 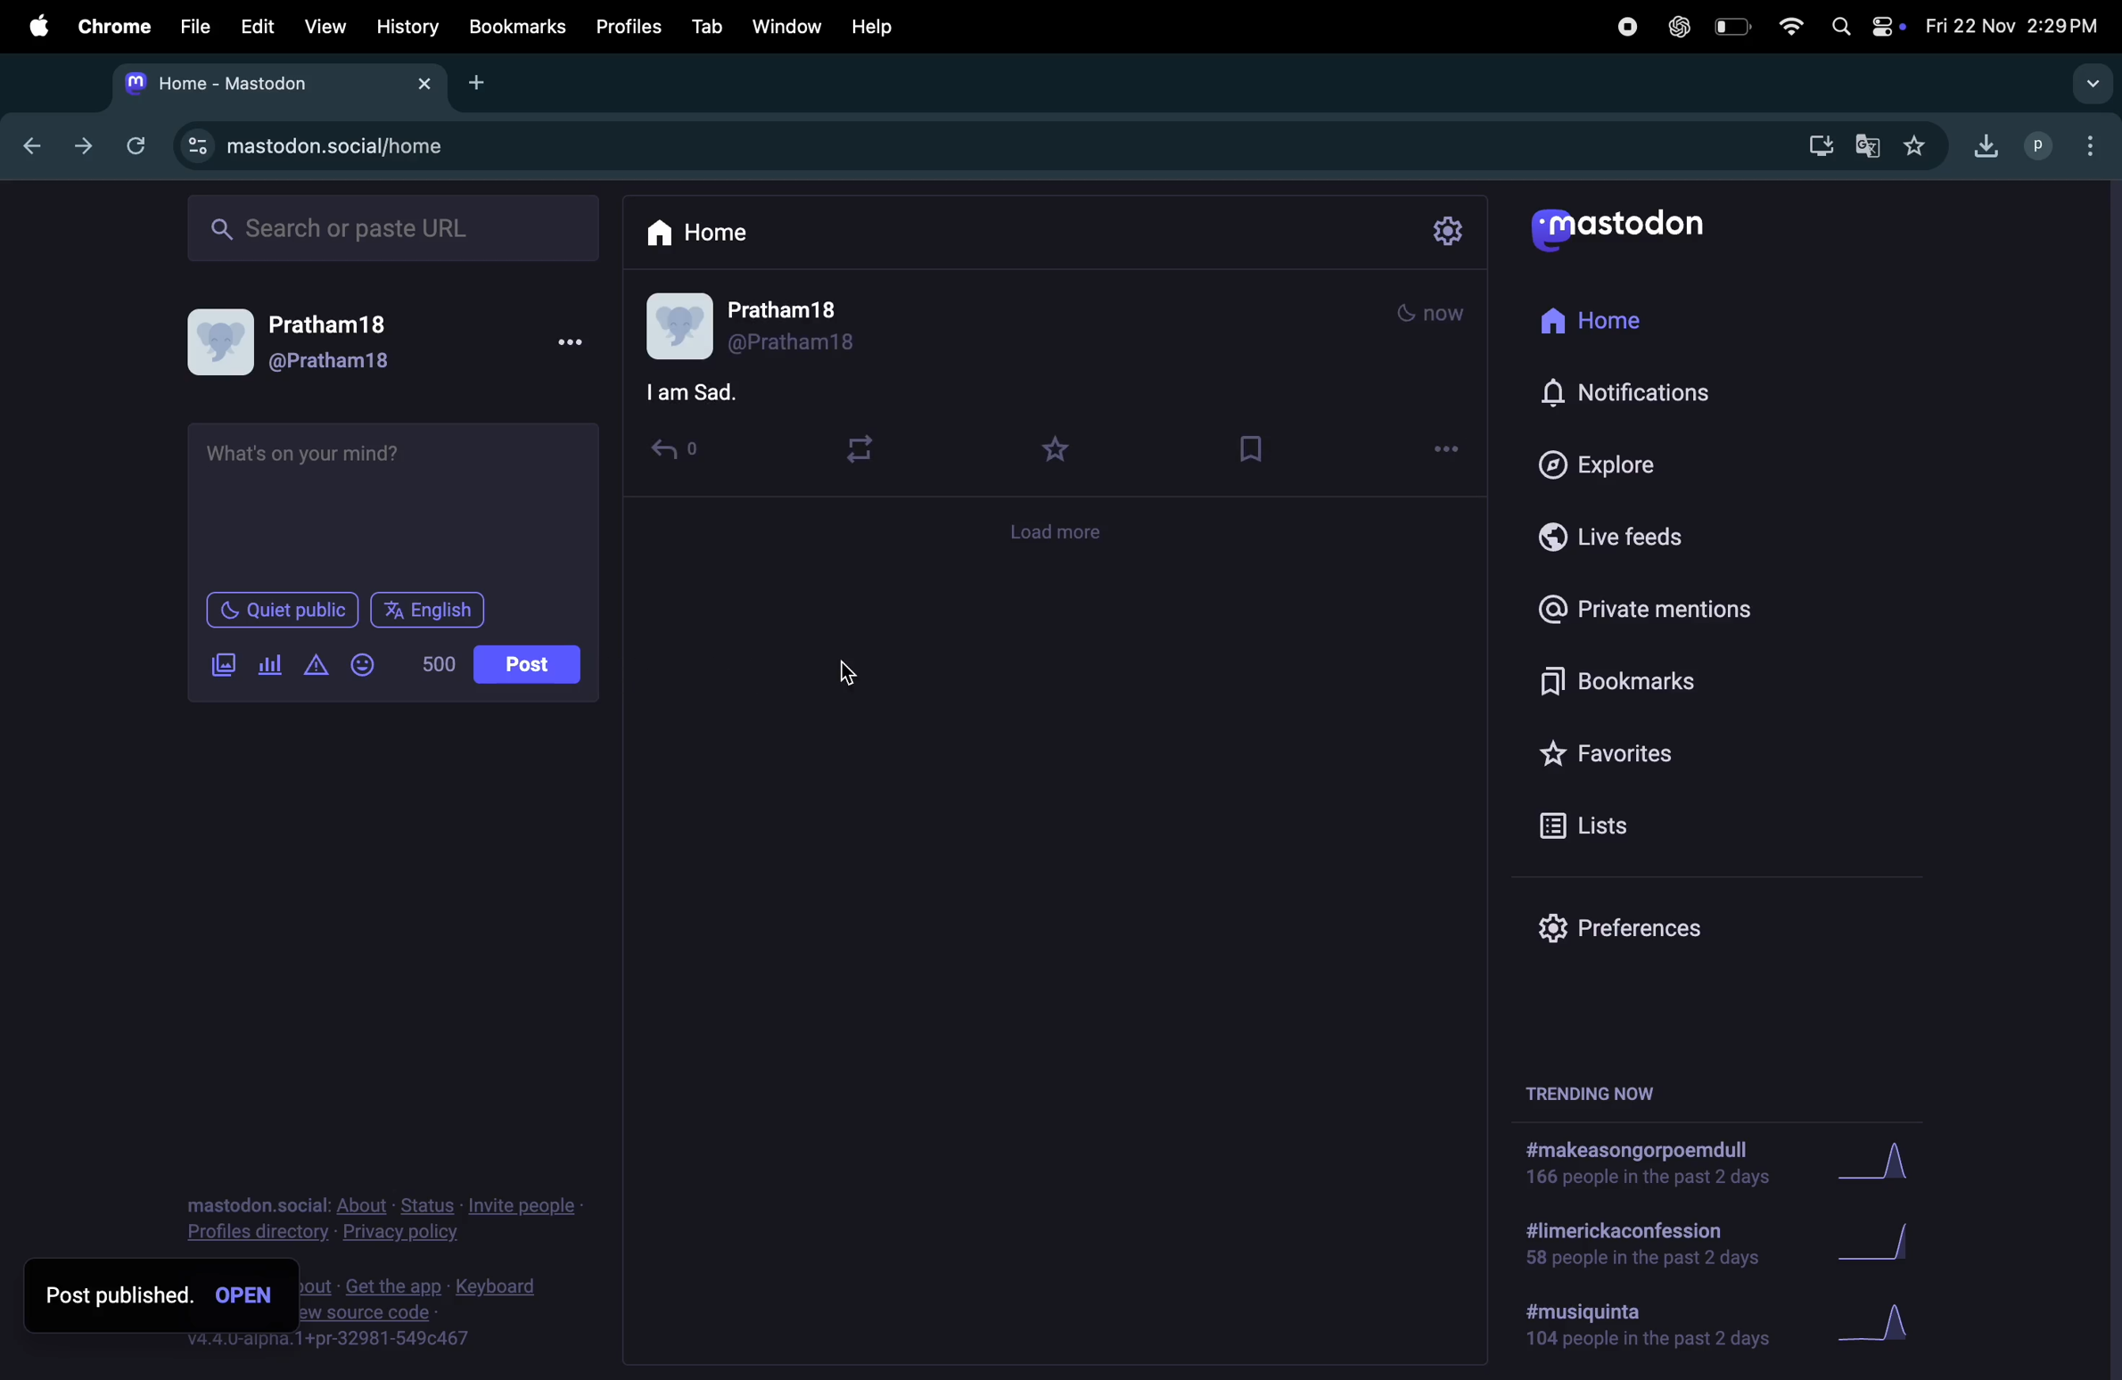 What do you see at coordinates (1602, 1091) in the screenshot?
I see `trending now` at bounding box center [1602, 1091].